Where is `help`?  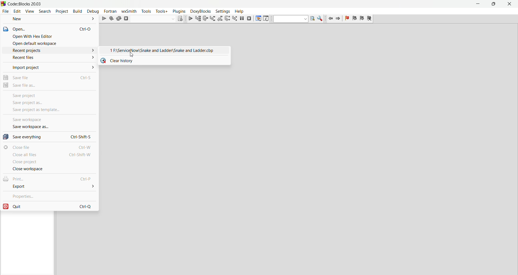 help is located at coordinates (238, 11).